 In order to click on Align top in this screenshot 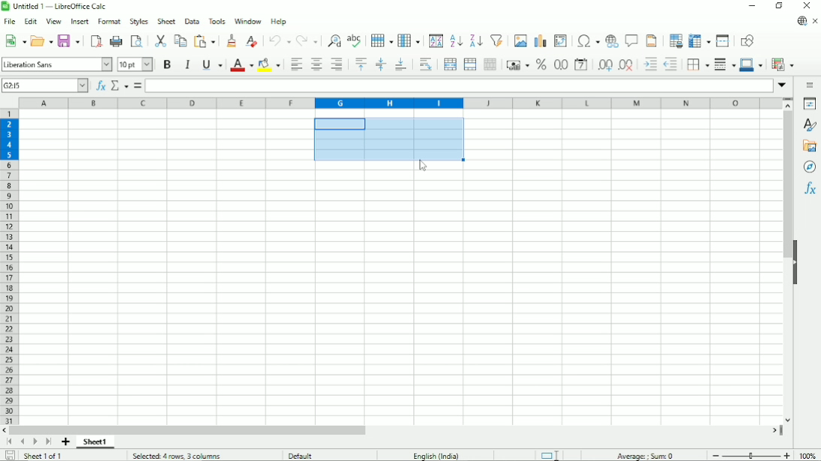, I will do `click(361, 65)`.